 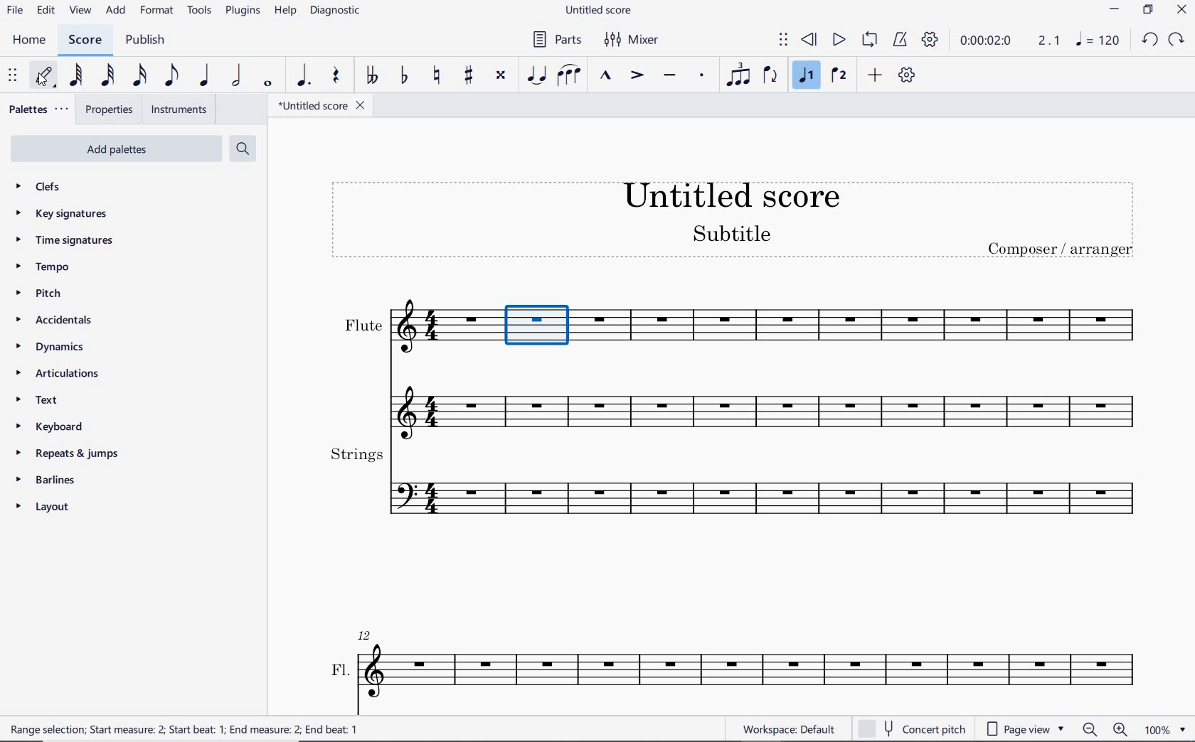 I want to click on TOGGLE FLAT, so click(x=403, y=76).